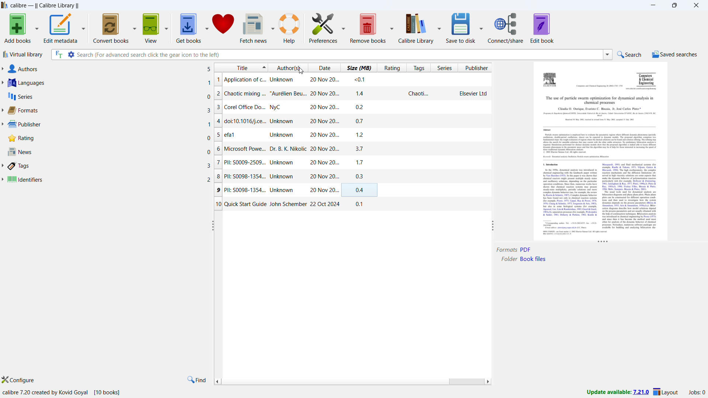 This screenshot has width=708, height=398. What do you see at coordinates (439, 27) in the screenshot?
I see `calibre library options` at bounding box center [439, 27].